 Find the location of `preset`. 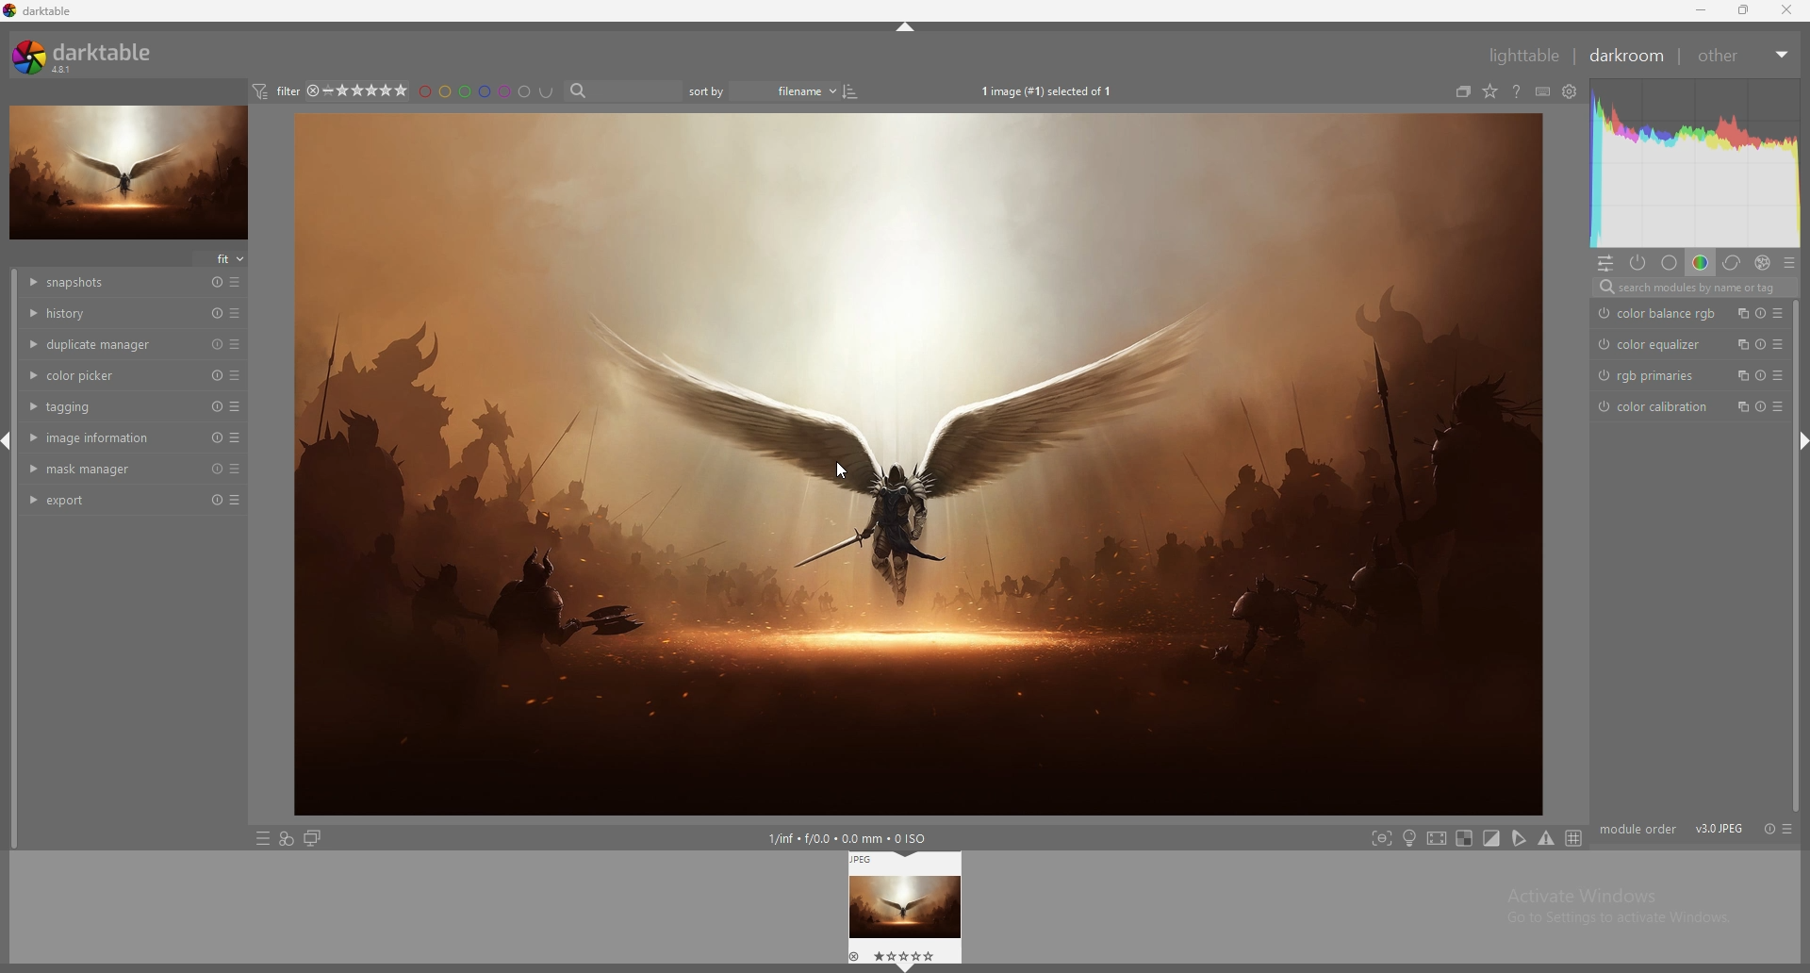

preset is located at coordinates (238, 375).